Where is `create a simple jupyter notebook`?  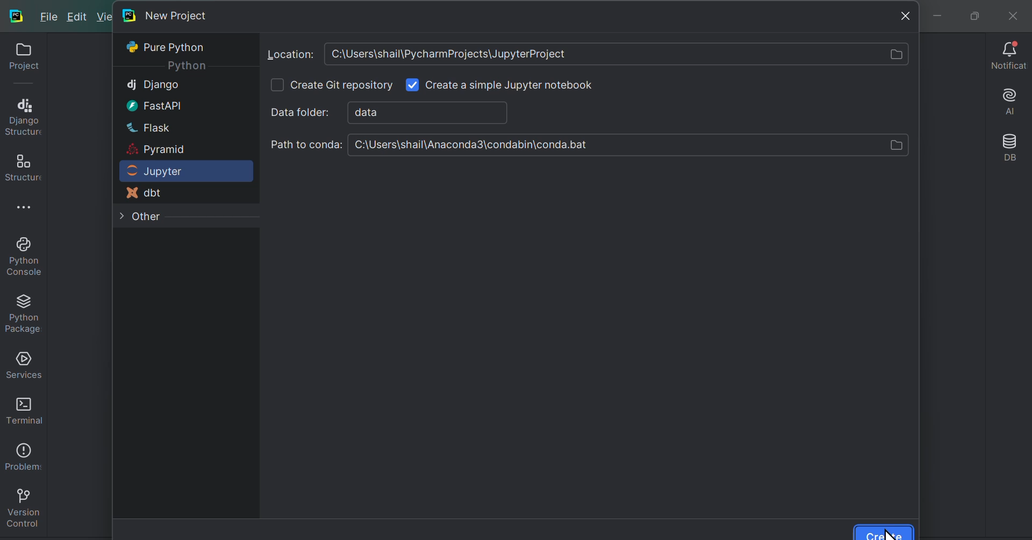 create a simple jupyter notebook is located at coordinates (511, 86).